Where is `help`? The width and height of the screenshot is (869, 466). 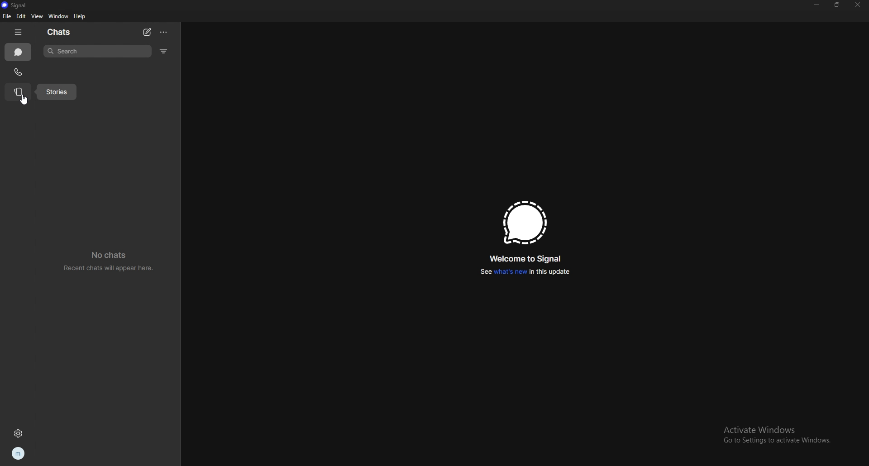 help is located at coordinates (80, 17).